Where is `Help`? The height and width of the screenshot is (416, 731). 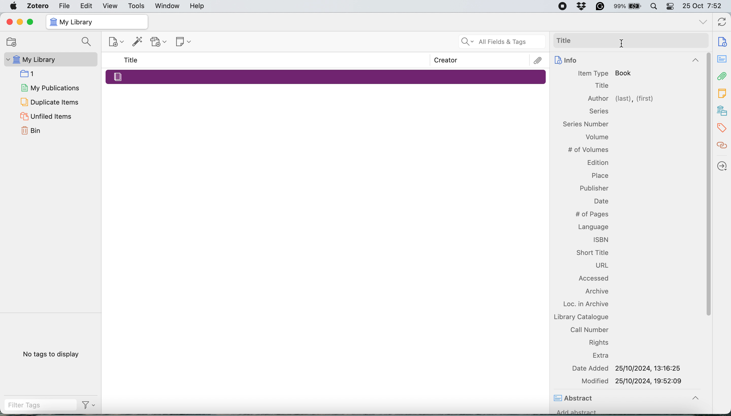
Help is located at coordinates (197, 6).